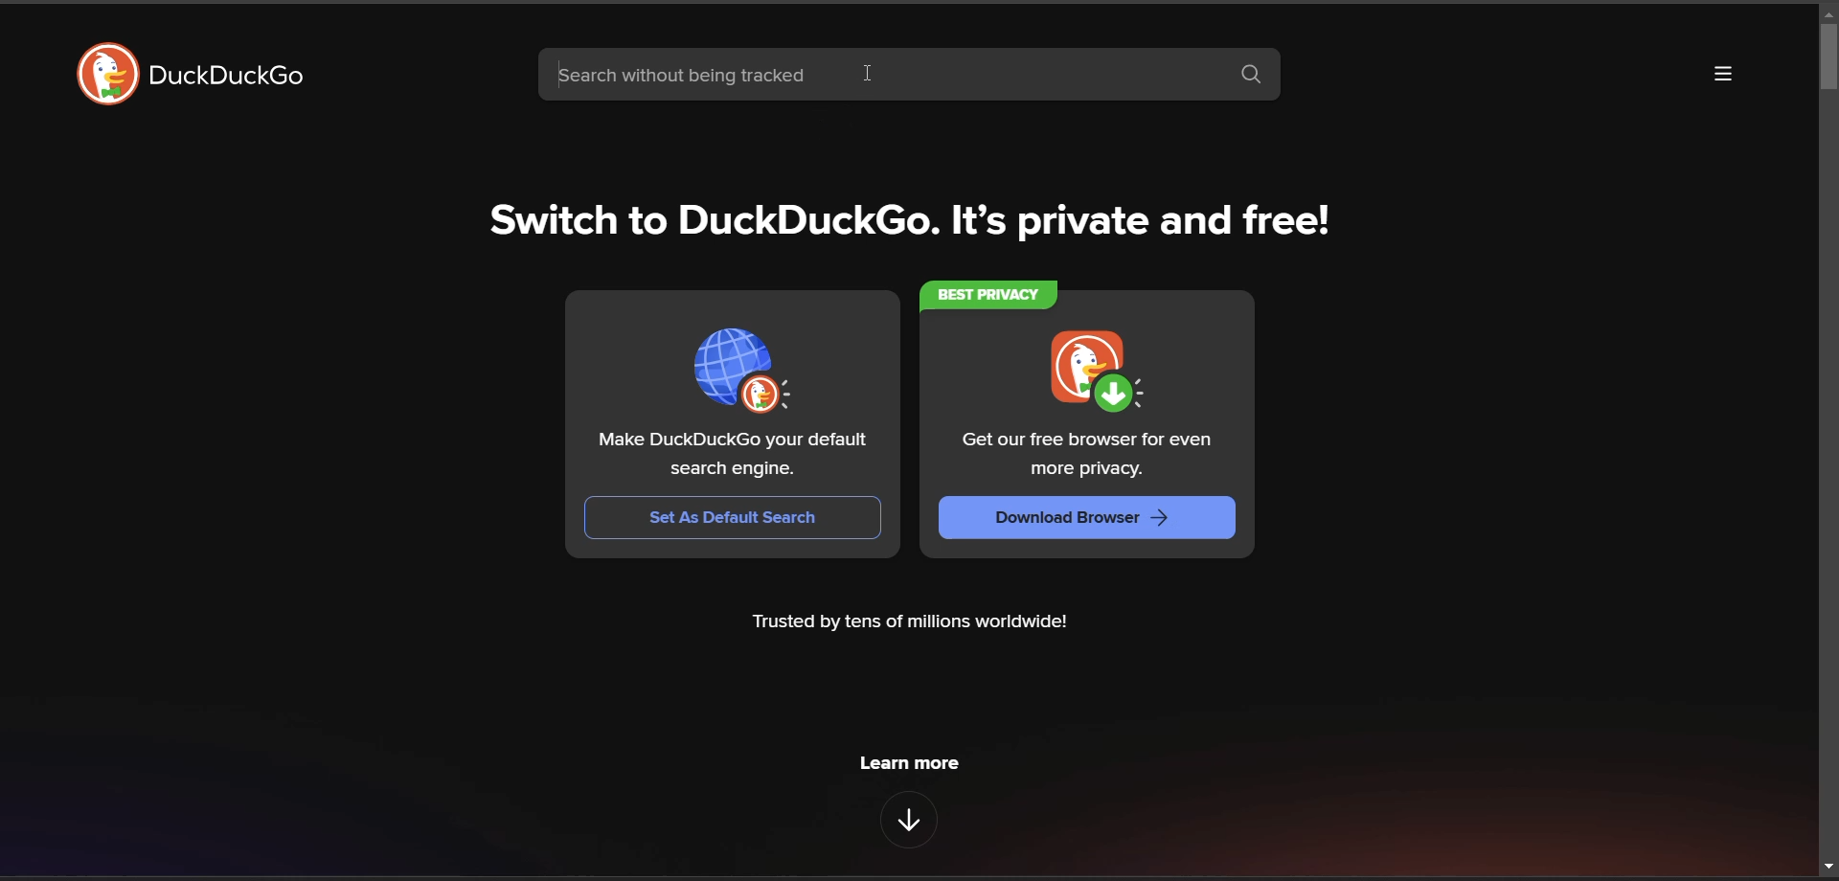 The image size is (1839, 881). I want to click on Set As Default Search, so click(733, 517).